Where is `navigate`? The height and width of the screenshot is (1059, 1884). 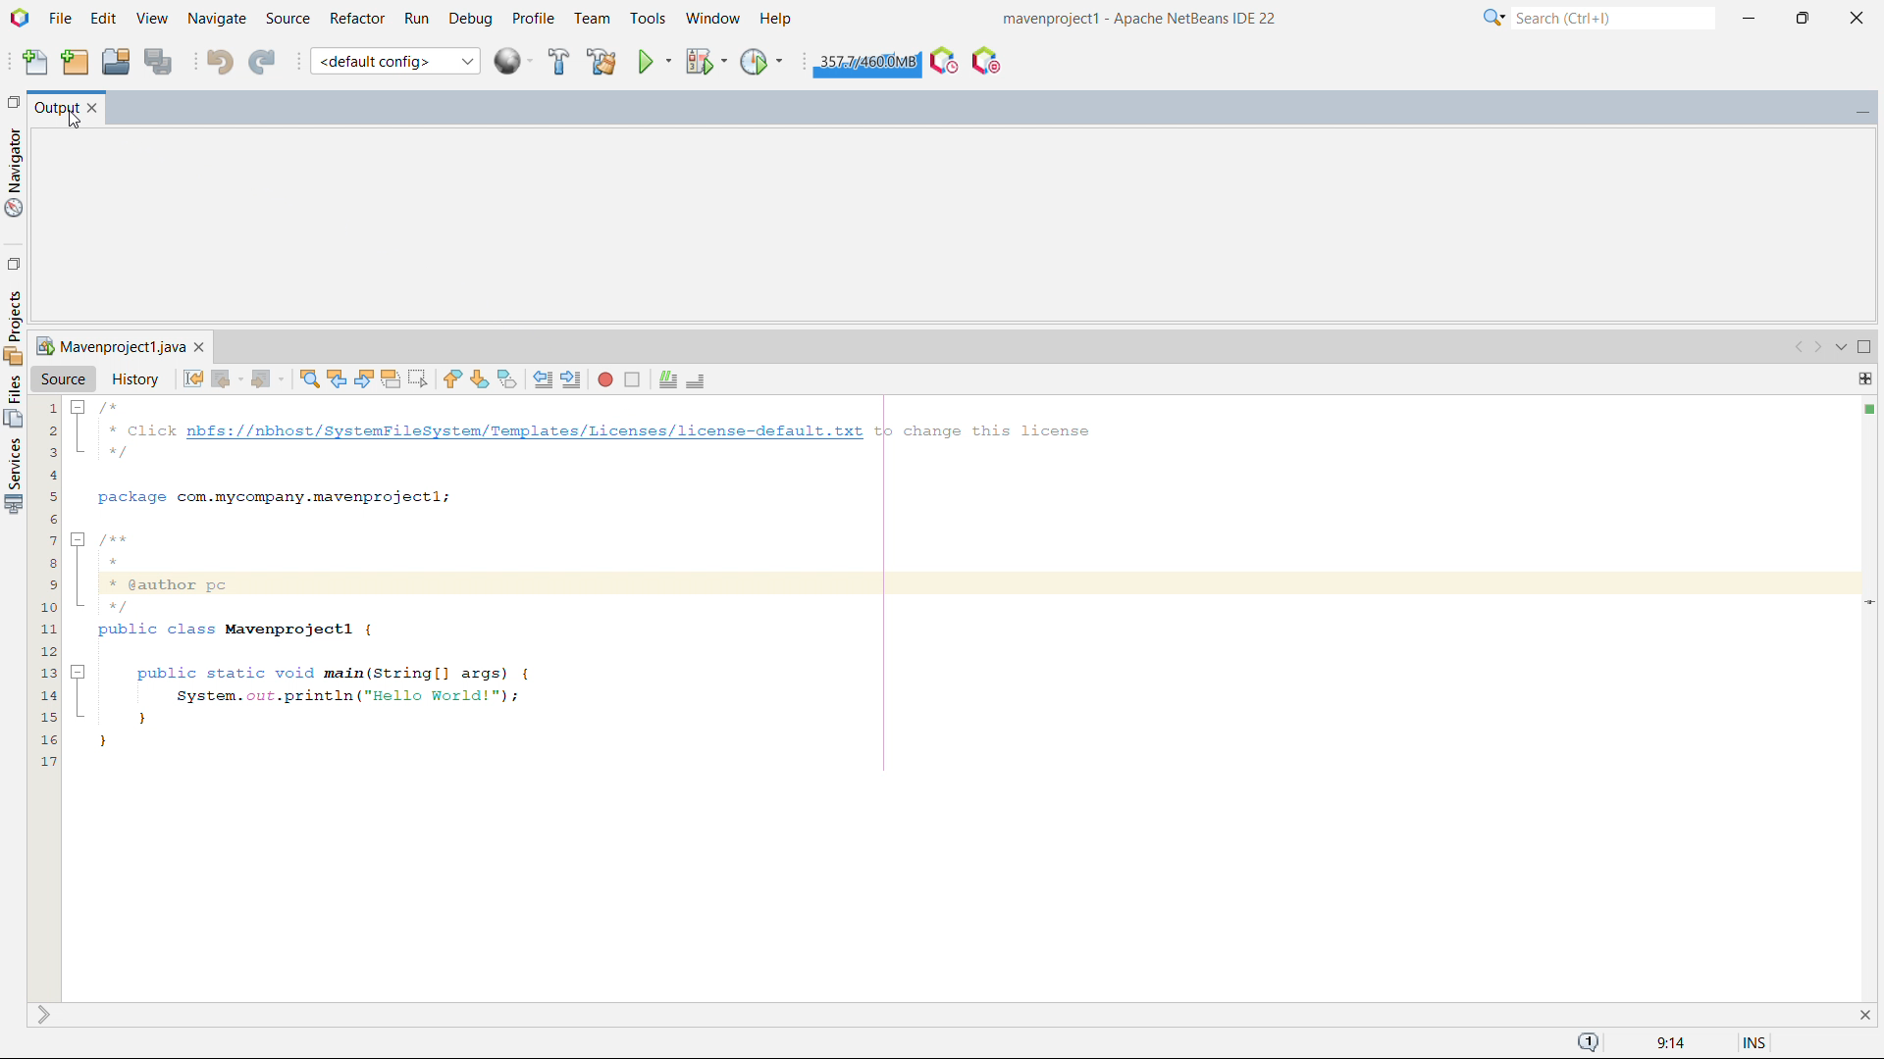
navigate is located at coordinates (217, 19).